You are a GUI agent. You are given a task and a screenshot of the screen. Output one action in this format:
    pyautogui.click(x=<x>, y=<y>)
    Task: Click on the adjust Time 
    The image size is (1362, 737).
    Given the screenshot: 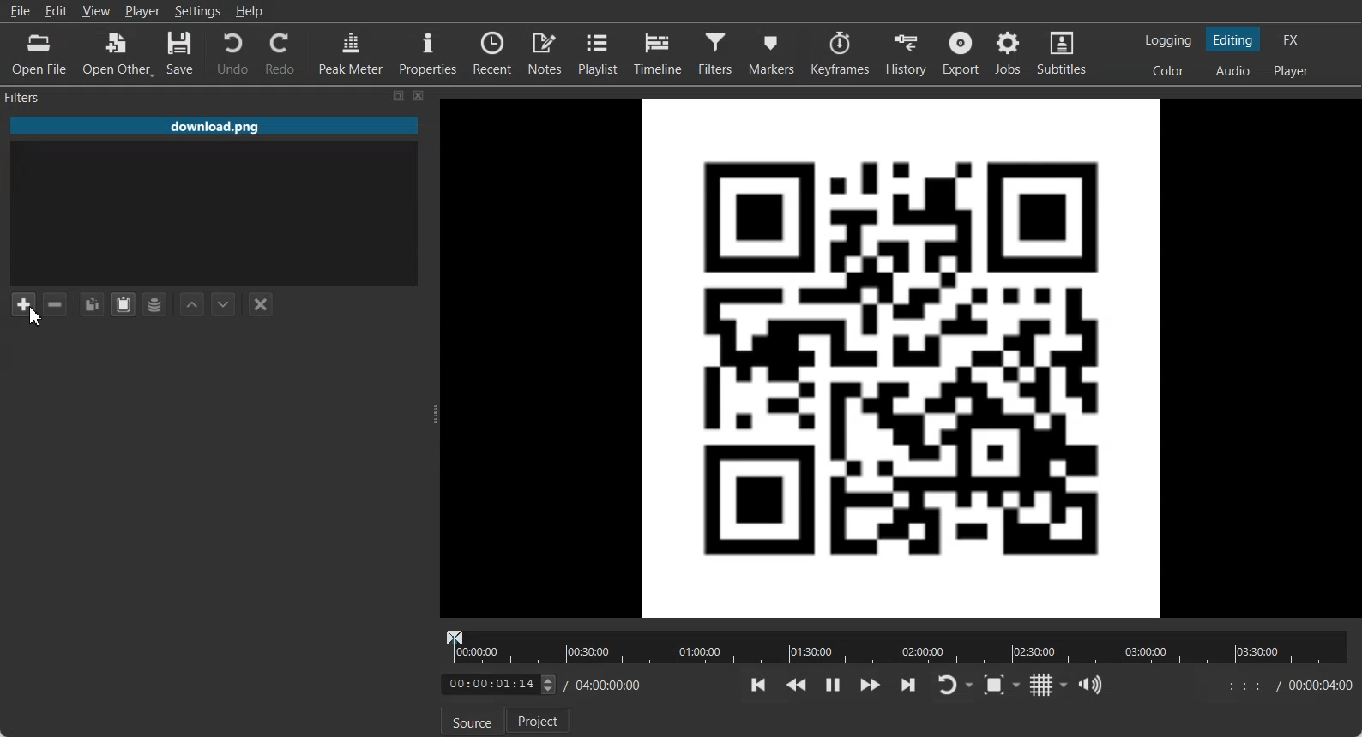 What is the action you would take?
    pyautogui.click(x=497, y=685)
    